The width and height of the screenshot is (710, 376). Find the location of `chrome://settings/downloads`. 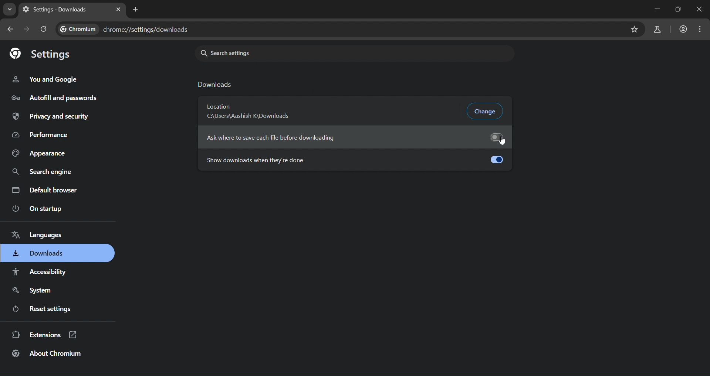

chrome://settings/downloads is located at coordinates (126, 29).